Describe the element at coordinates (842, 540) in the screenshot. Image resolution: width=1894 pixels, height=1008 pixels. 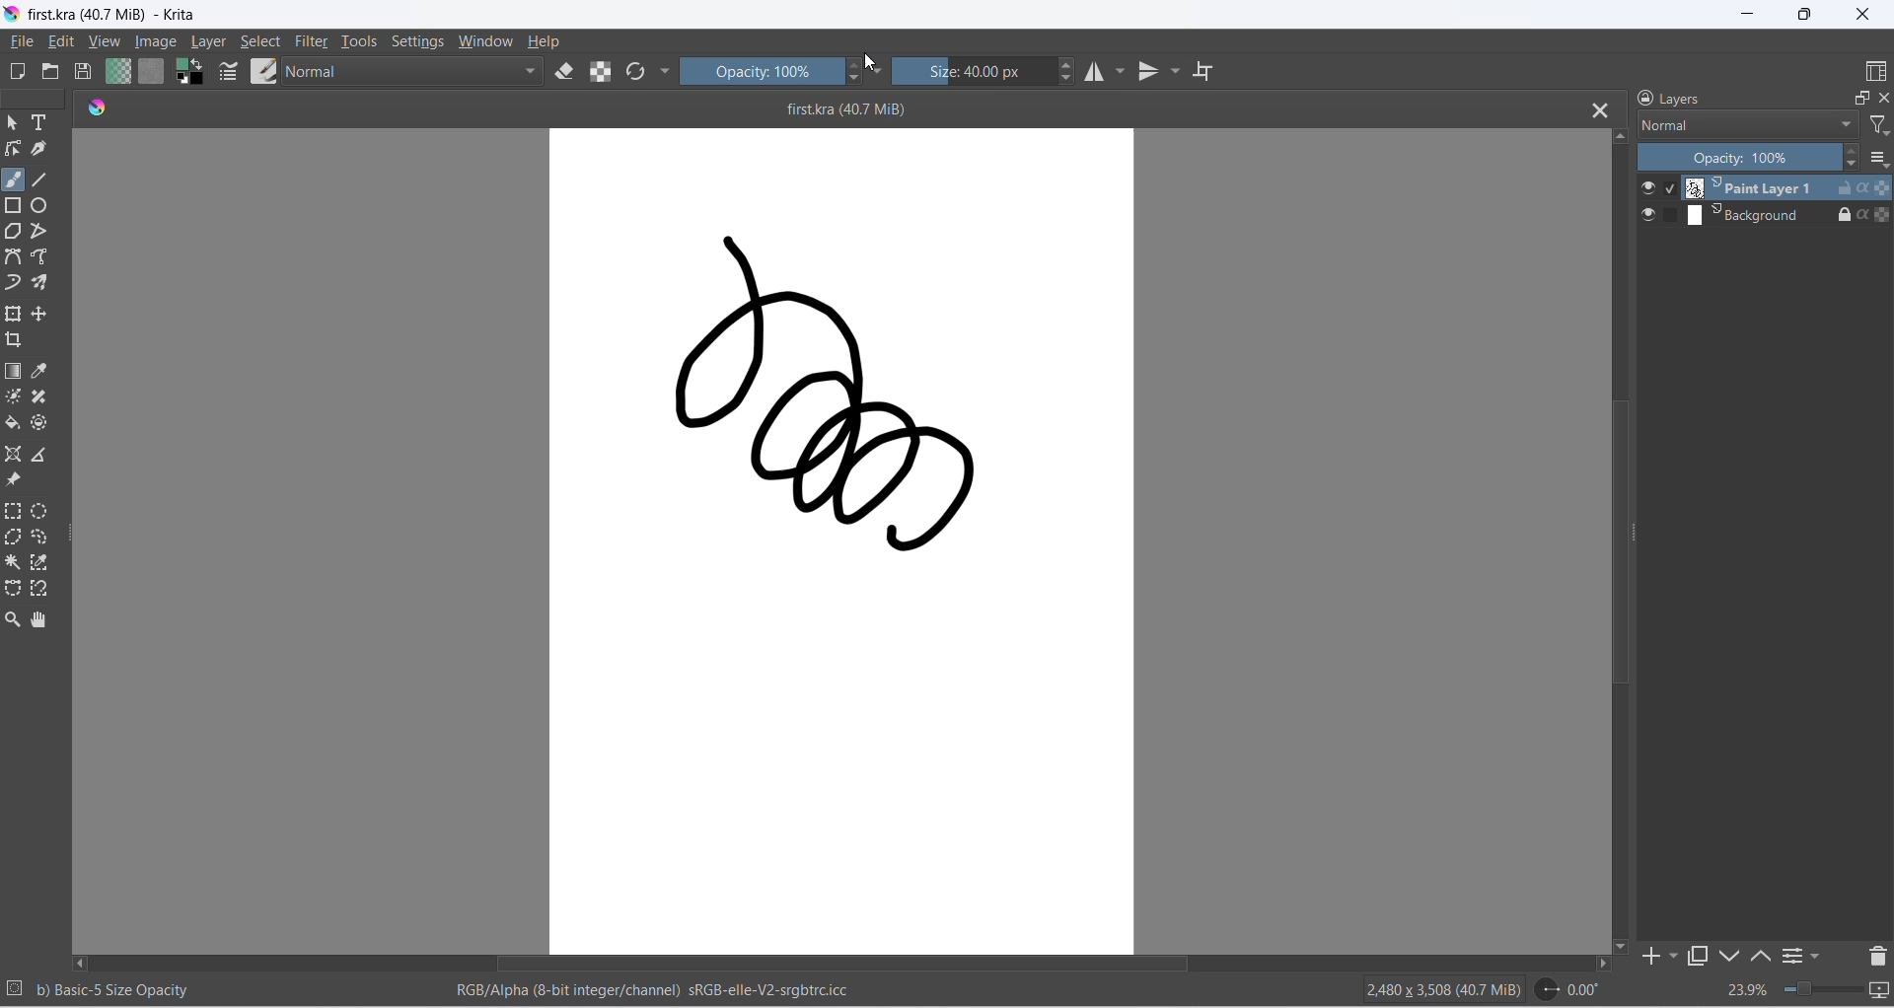
I see `canvas` at that location.